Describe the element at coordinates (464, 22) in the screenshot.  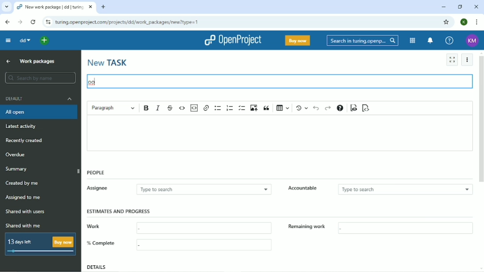
I see `K` at that location.